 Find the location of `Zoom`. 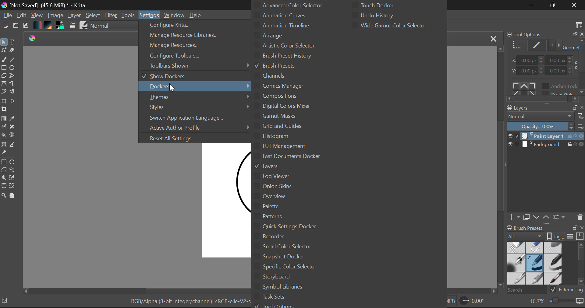

Zoom is located at coordinates (556, 301).